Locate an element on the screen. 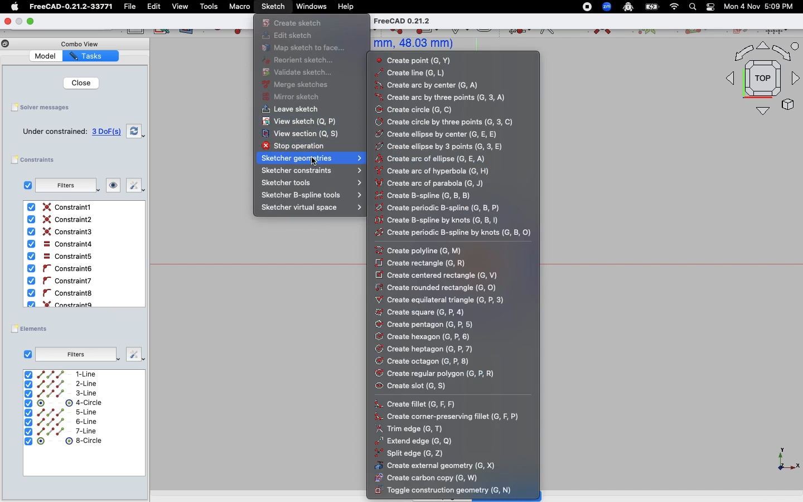 The height and width of the screenshot is (502, 803). Split edge(G, 7) is located at coordinates (414, 453).